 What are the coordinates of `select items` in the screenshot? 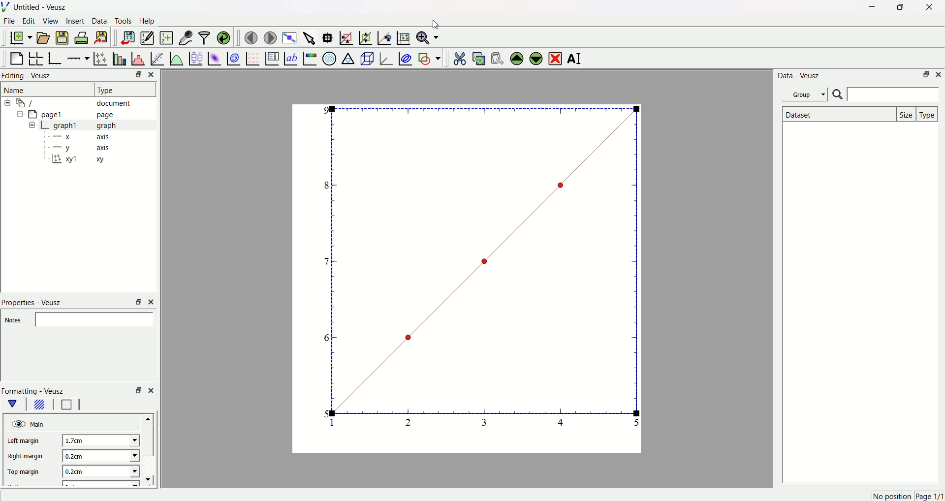 It's located at (310, 36).